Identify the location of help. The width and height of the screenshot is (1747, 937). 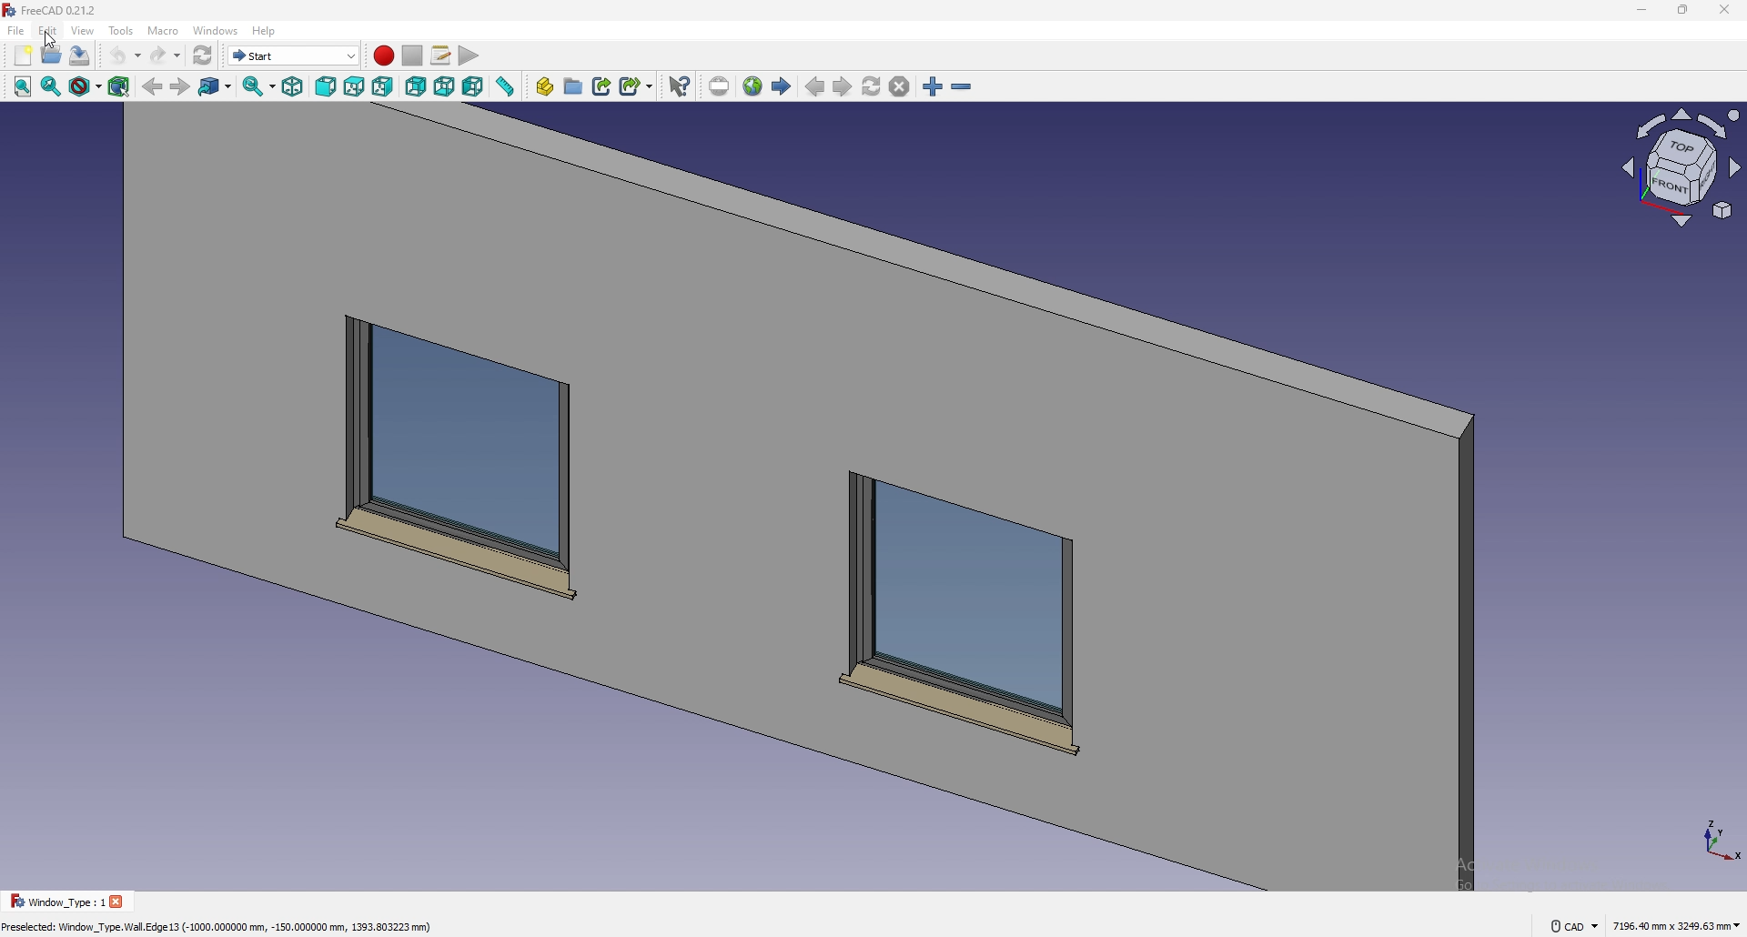
(263, 31).